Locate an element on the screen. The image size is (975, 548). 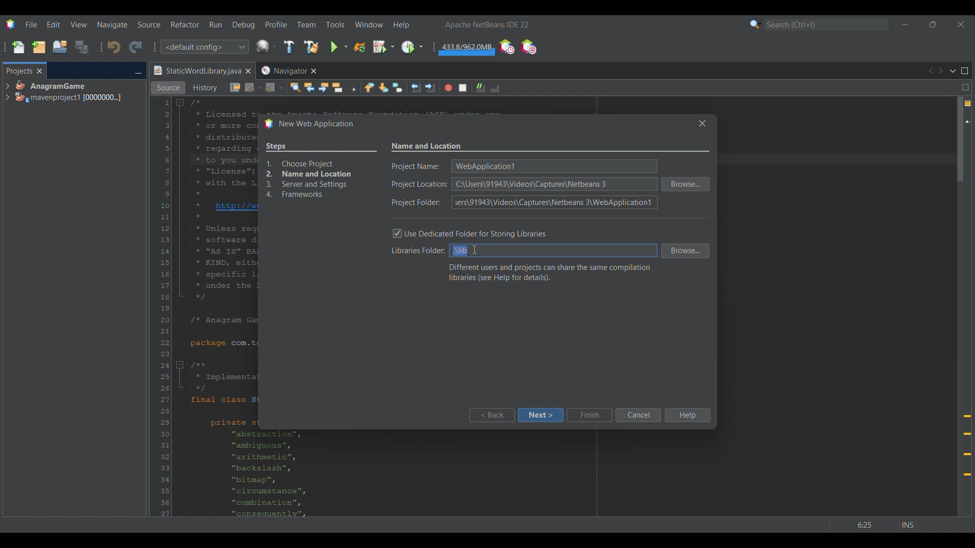
Forward is located at coordinates (274, 88).